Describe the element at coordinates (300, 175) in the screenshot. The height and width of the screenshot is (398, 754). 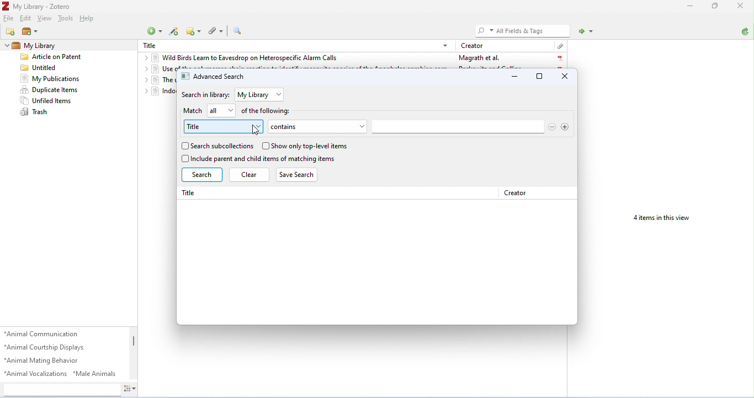
I see `save search` at that location.